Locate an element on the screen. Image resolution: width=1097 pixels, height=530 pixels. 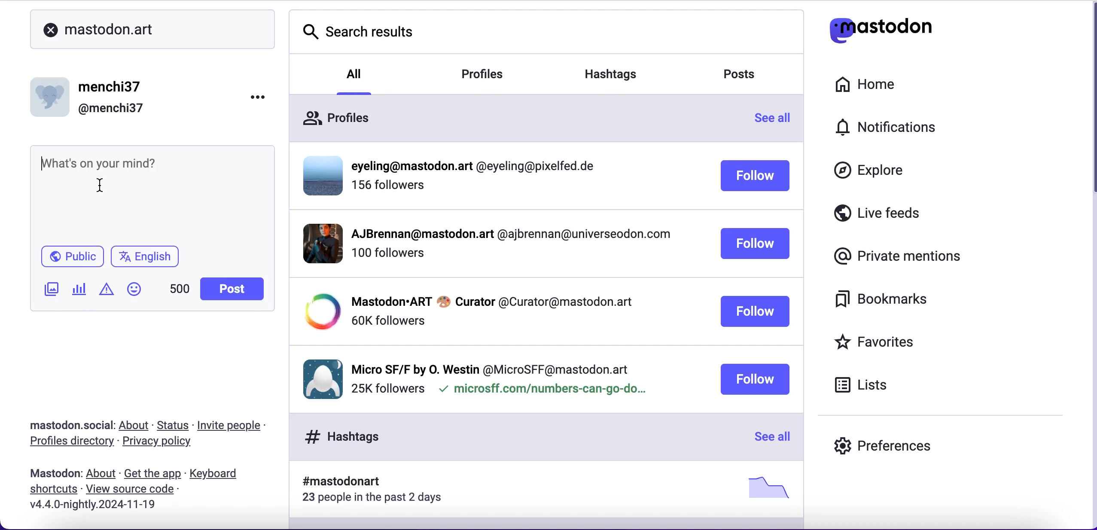
live feeds is located at coordinates (907, 213).